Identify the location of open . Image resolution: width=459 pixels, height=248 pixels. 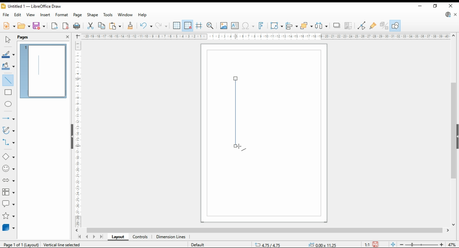
(24, 26).